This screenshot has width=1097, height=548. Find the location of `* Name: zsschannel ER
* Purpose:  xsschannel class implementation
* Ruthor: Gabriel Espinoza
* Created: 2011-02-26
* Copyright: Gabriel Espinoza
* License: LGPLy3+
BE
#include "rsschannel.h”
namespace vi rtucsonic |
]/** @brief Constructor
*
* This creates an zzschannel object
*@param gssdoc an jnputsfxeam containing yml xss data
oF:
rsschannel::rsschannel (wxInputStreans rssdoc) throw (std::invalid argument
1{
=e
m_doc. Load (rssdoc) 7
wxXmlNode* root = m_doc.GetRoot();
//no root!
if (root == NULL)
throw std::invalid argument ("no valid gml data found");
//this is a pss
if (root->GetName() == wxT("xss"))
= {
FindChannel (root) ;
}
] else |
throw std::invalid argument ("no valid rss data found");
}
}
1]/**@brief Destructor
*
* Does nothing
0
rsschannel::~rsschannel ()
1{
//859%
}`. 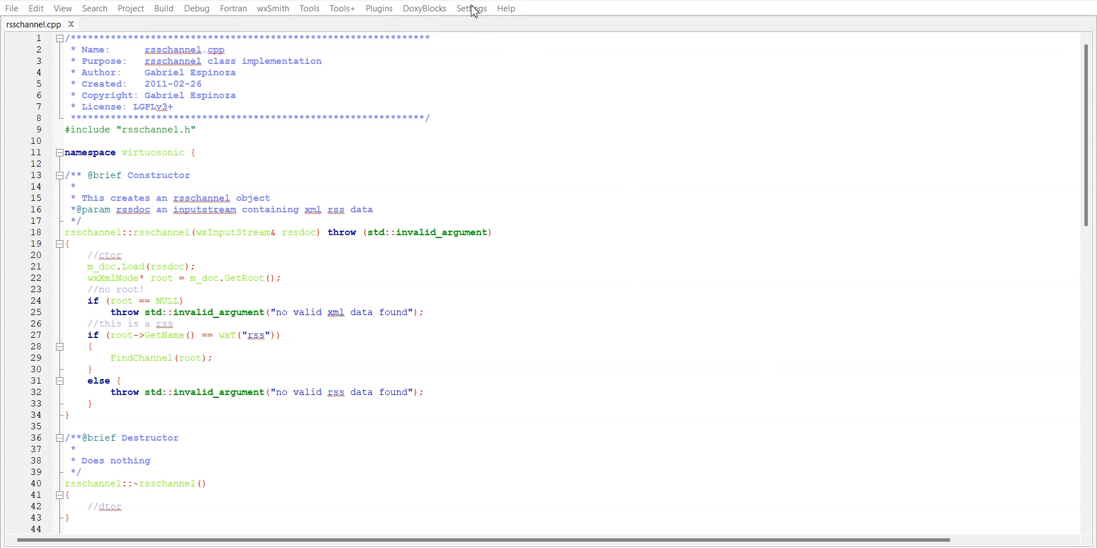

* Name: zsschannel ER
* Purpose:  xsschannel class implementation
* Ruthor: Gabriel Espinoza
* Created: 2011-02-26
* Copyright: Gabriel Espinoza
* License: LGPLy3+
BE
#include "rsschannel.h”
namespace vi rtucsonic |
]/** @brief Constructor
*
* This creates an zzschannel object
*@param gssdoc an jnputsfxeam containing yml xss data
oF:
rsschannel::rsschannel (wxInputStreans rssdoc) throw (std::invalid argument
1{
=e
m_doc. Load (rssdoc) 7
wxXmlNode* root = m_doc.GetRoot();
//no root!
if (root == NULL)
throw std::invalid argument ("no valid gml data found");
//this is a pss
if (root->GetName() == wxT("xss"))
= {
FindChannel (root) ;
}
] else |
throw std::invalid argument ("no valid rss data found");
}
}
1]/**@brief Destructor
*
* Does nothing
0
rsschannel::~rsschannel ()
1{
//859%
} is located at coordinates (353, 283).